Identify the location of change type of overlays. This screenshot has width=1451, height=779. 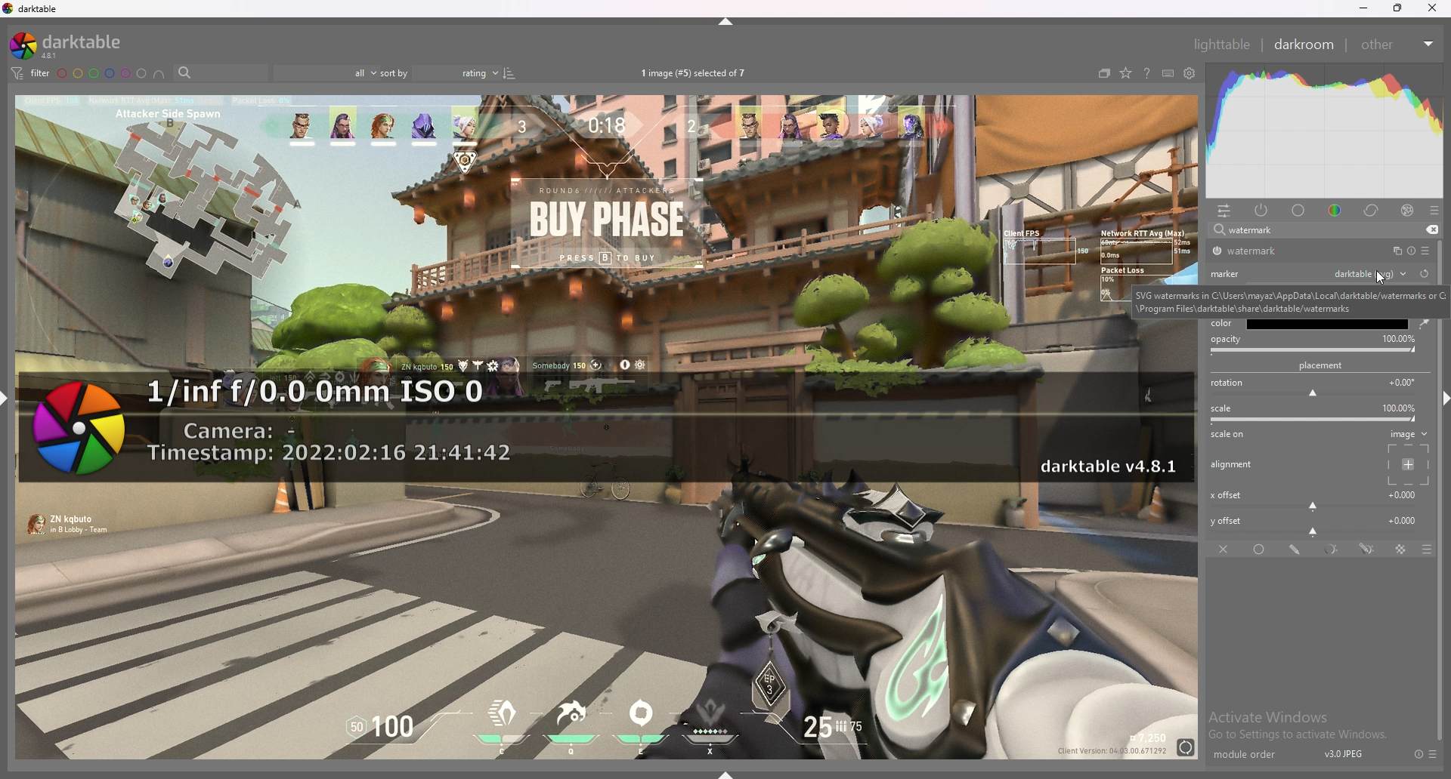
(1125, 74).